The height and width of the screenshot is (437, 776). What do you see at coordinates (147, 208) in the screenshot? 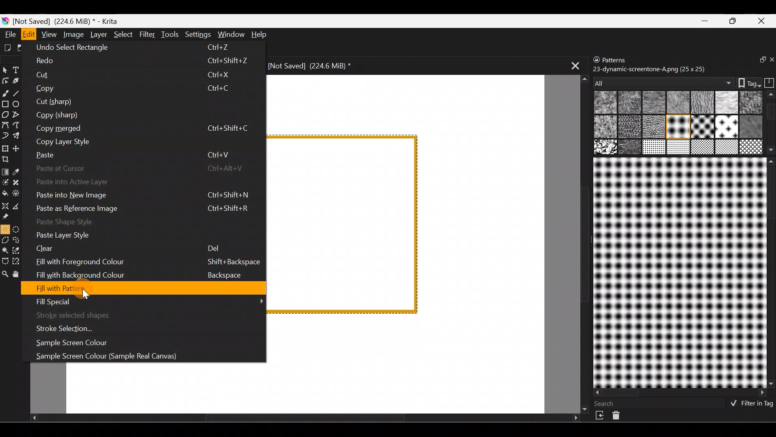
I see `Paste as reference image` at bounding box center [147, 208].